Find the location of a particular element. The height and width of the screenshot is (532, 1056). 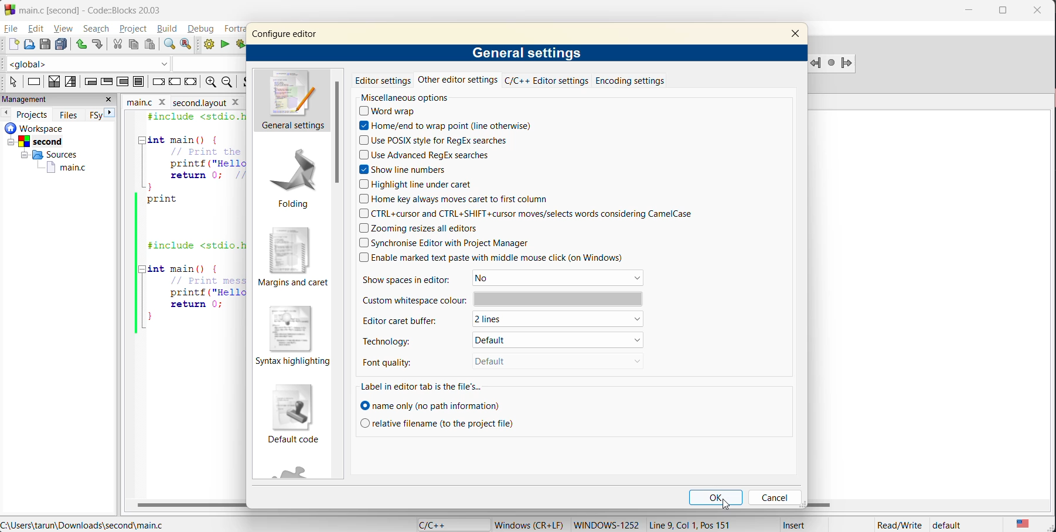

font quality is located at coordinates (398, 363).